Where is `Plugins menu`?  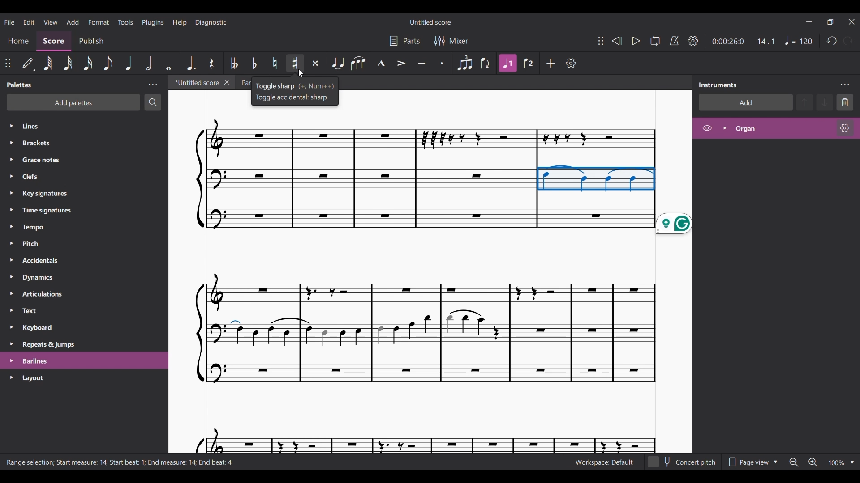
Plugins menu is located at coordinates (153, 22).